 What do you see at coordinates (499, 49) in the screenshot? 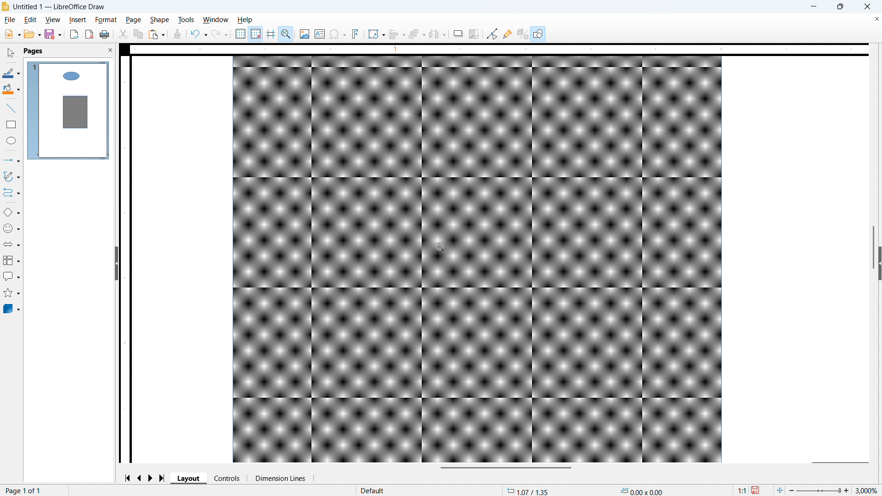
I see `Horizontal ruler ` at bounding box center [499, 49].